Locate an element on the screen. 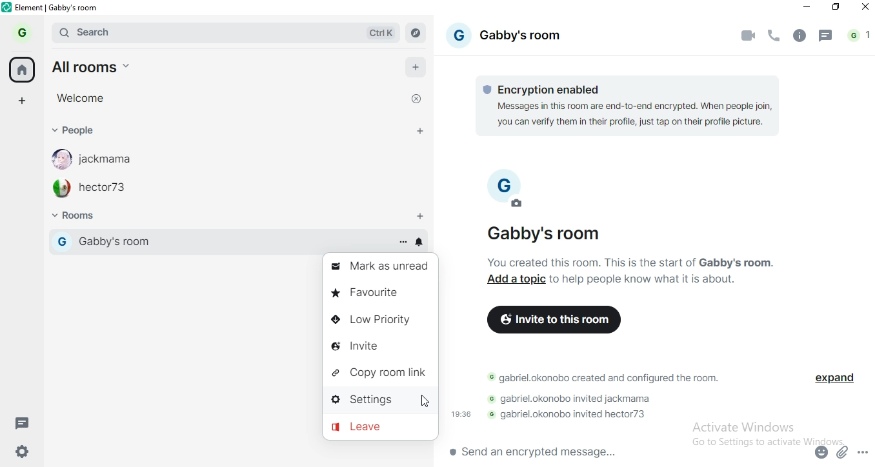  message is located at coordinates (827, 37).